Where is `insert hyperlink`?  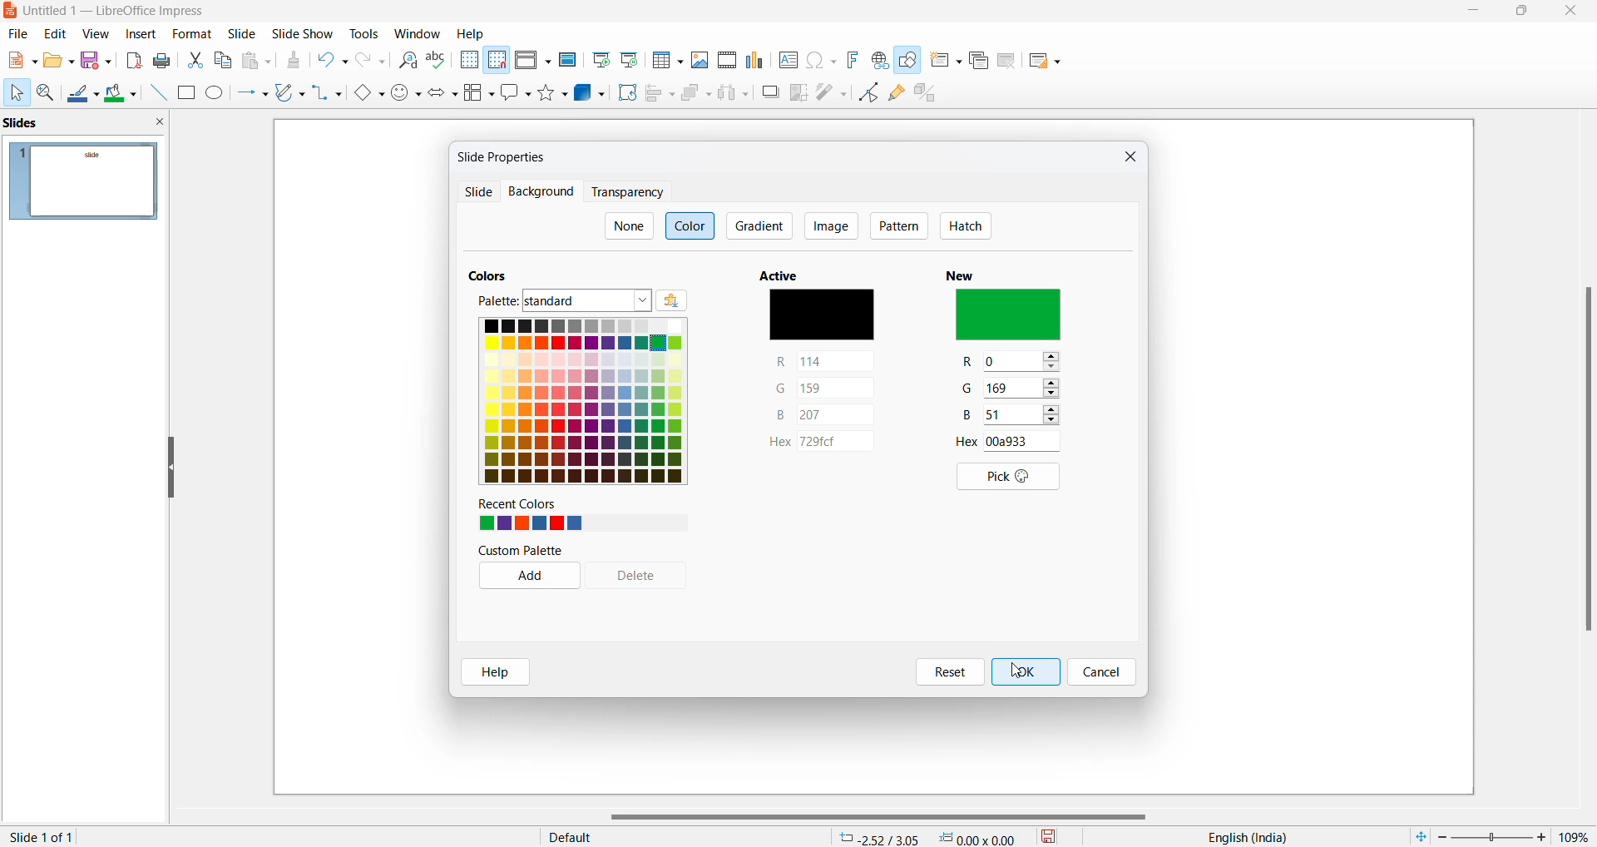
insert hyperlink is located at coordinates (879, 60).